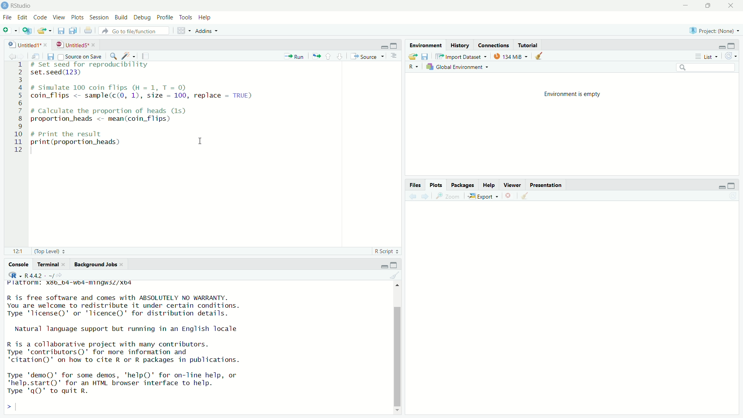  I want to click on minimize, so click(720, 186).